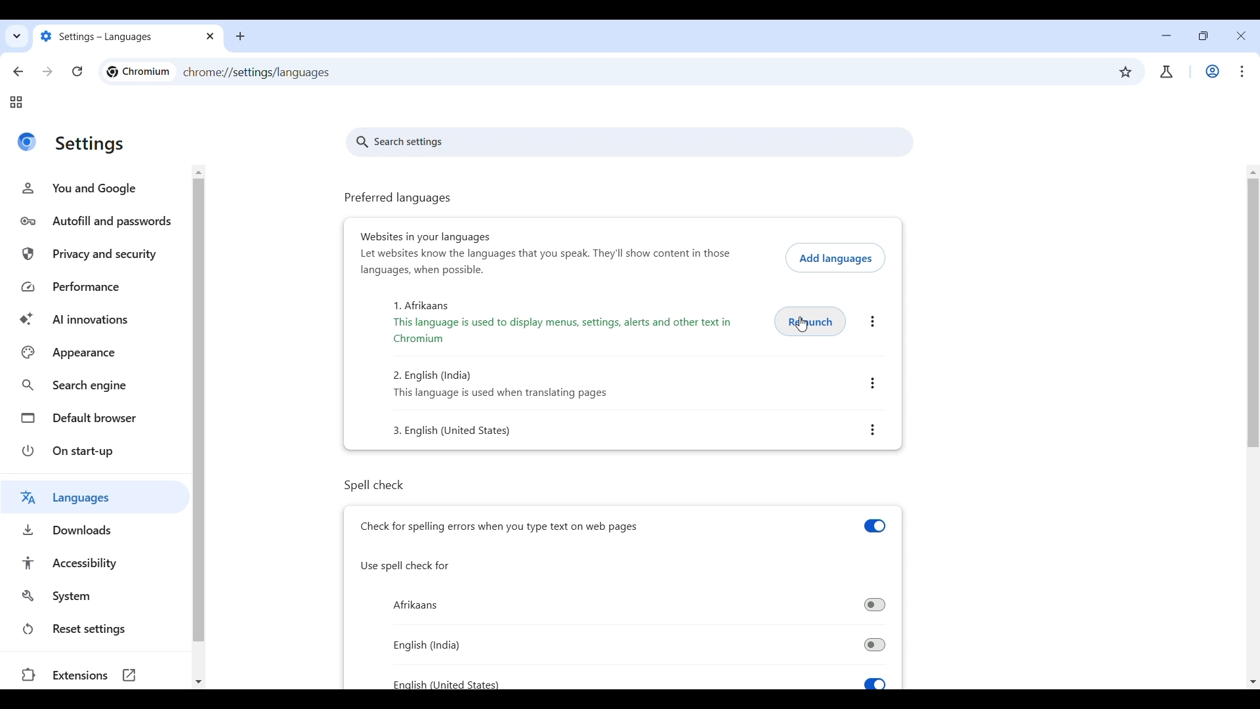  What do you see at coordinates (1242, 36) in the screenshot?
I see `Close interface` at bounding box center [1242, 36].